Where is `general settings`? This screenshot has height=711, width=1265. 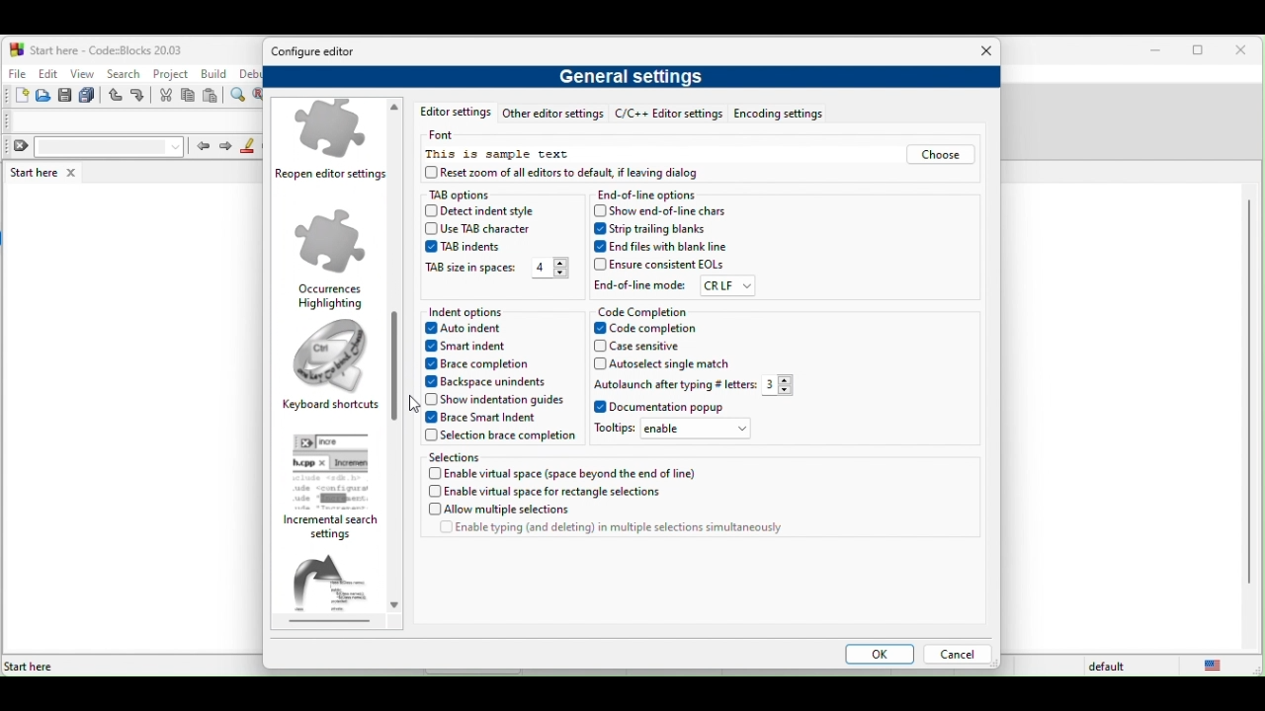 general settings is located at coordinates (635, 80).